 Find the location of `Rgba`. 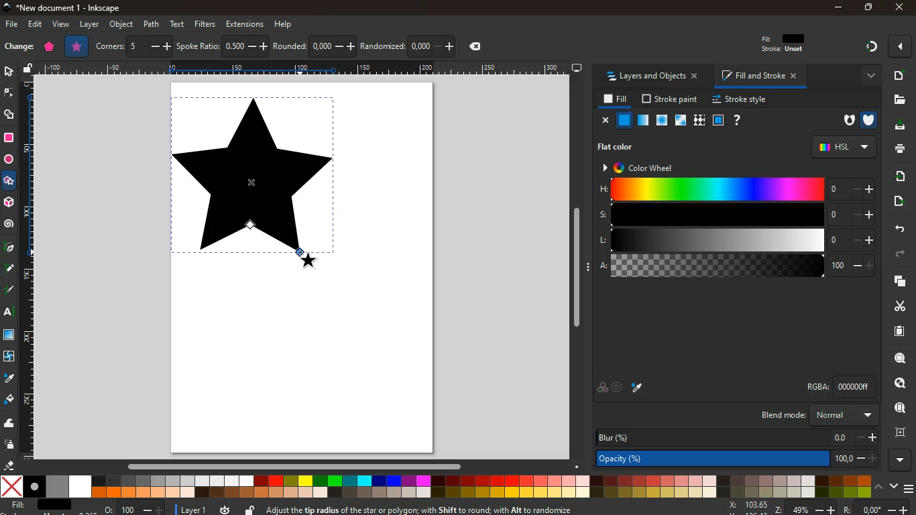

Rgba is located at coordinates (836, 386).